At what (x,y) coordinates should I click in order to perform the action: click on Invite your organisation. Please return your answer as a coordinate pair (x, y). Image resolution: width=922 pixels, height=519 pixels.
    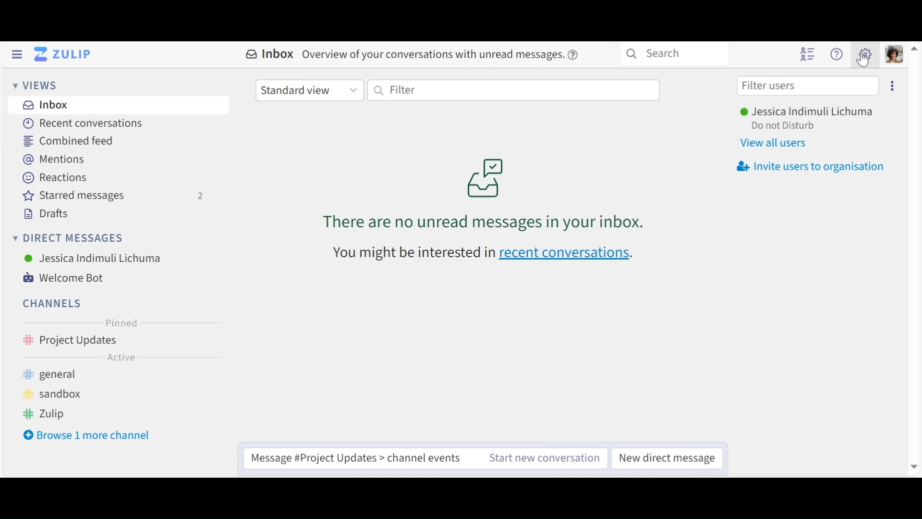
    Looking at the image, I should click on (808, 167).